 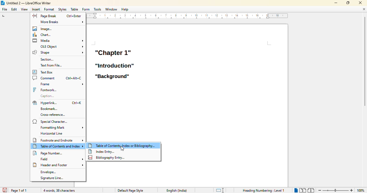 I want to click on caption, so click(x=47, y=96).